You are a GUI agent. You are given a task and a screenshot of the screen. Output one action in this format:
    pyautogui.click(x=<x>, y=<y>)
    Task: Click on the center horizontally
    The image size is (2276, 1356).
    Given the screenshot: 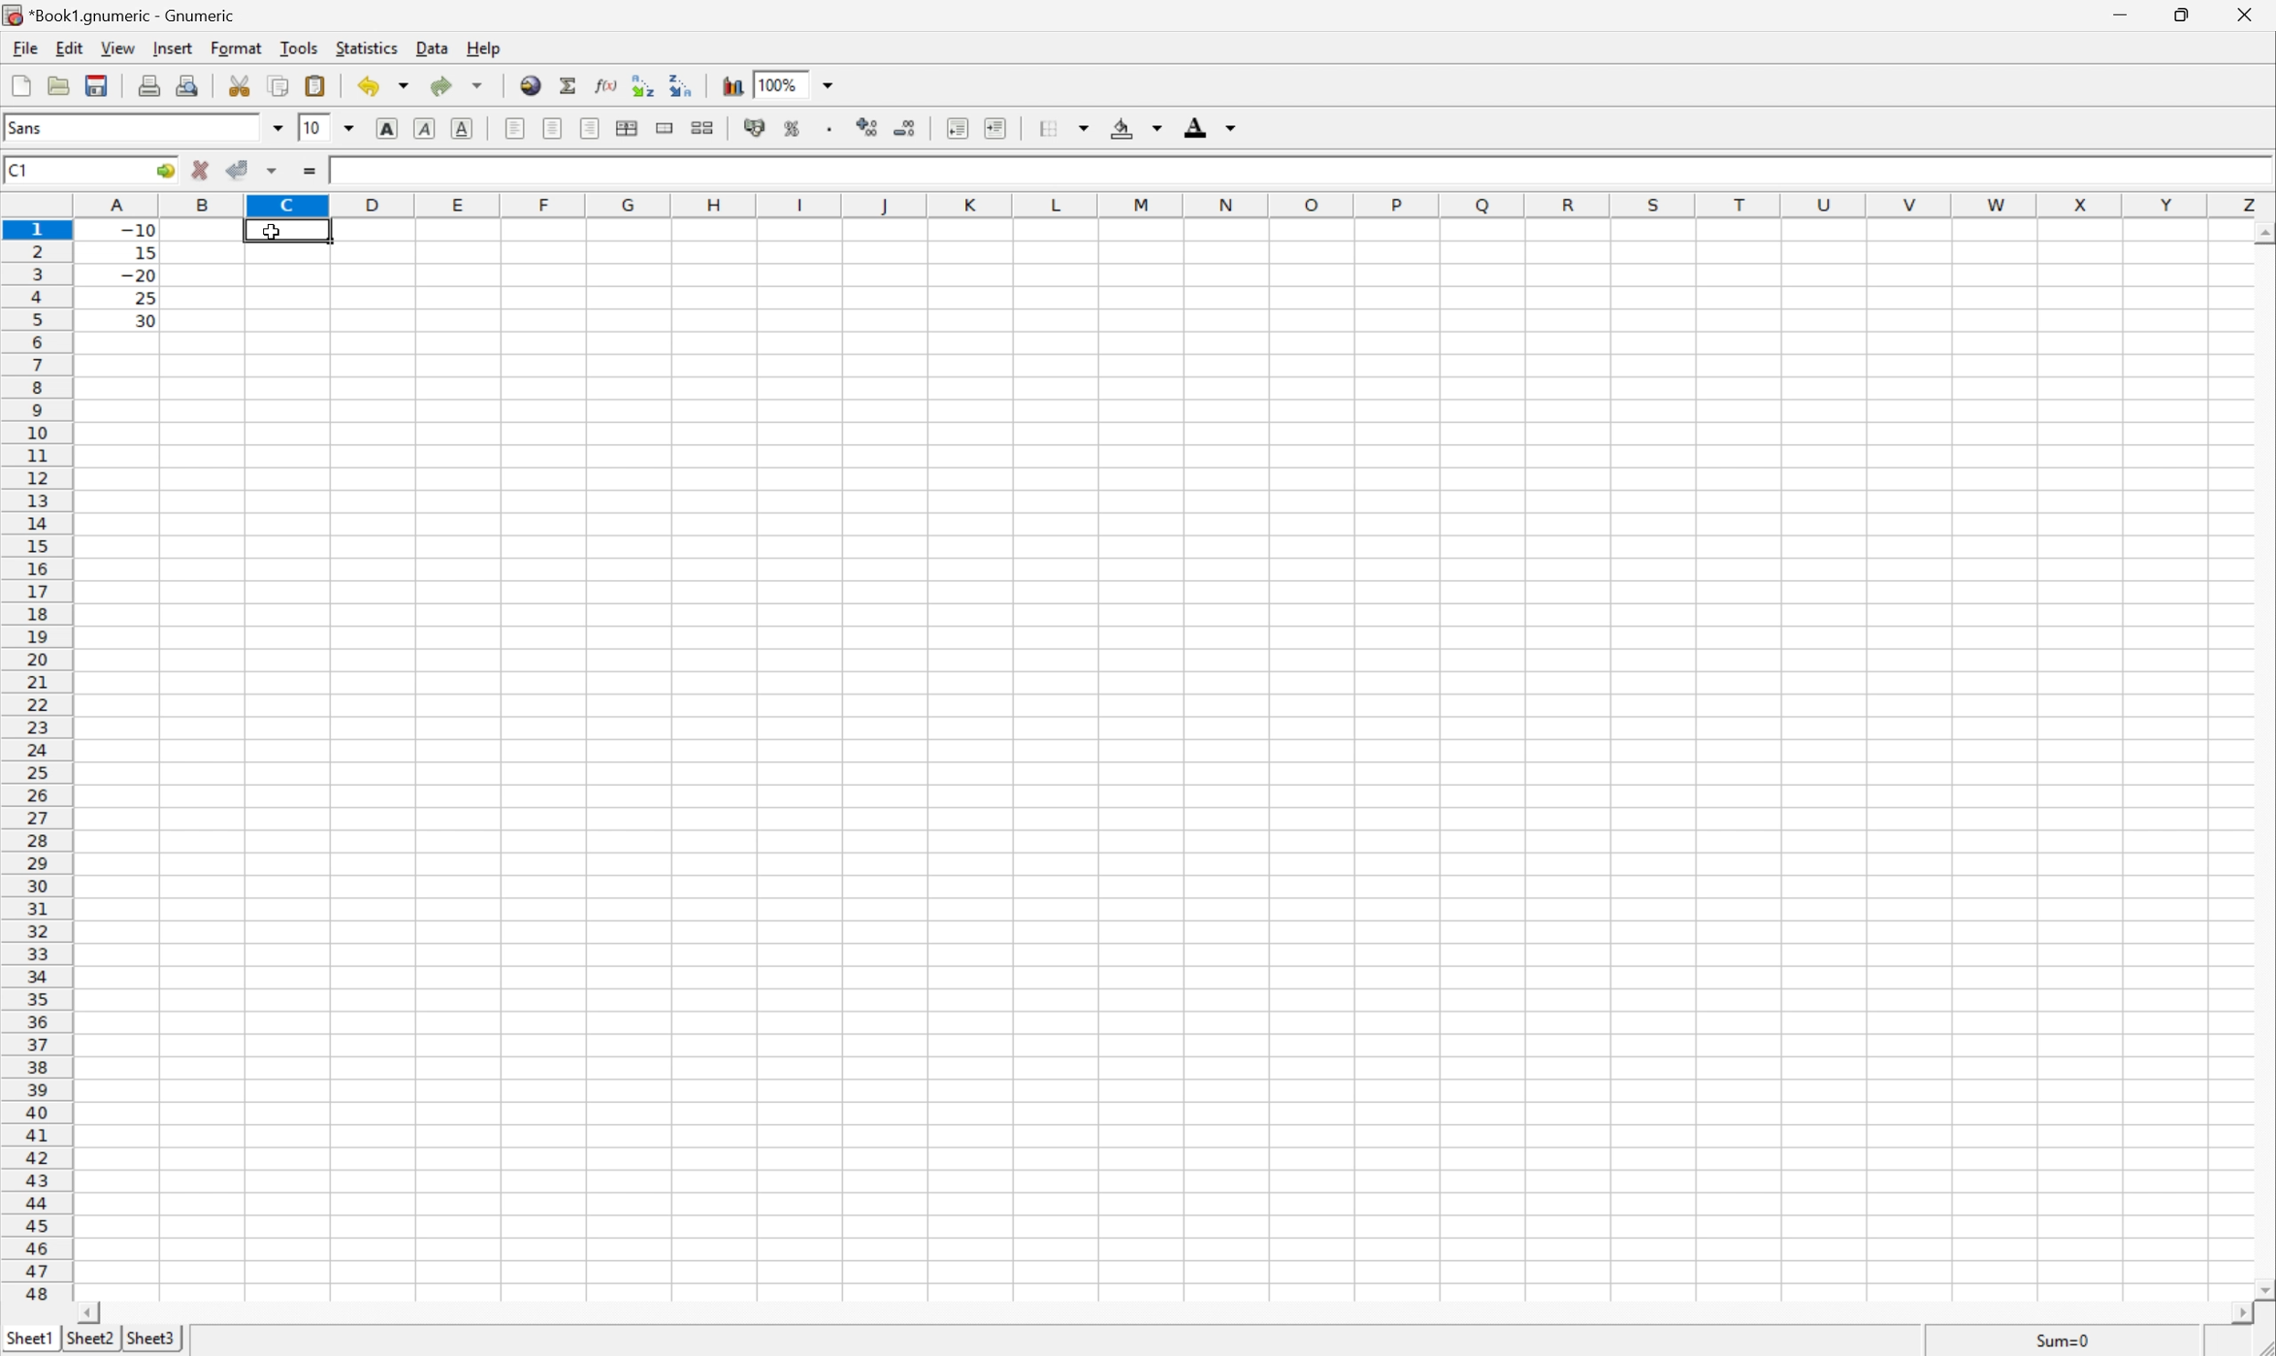 What is the action you would take?
    pyautogui.click(x=554, y=128)
    